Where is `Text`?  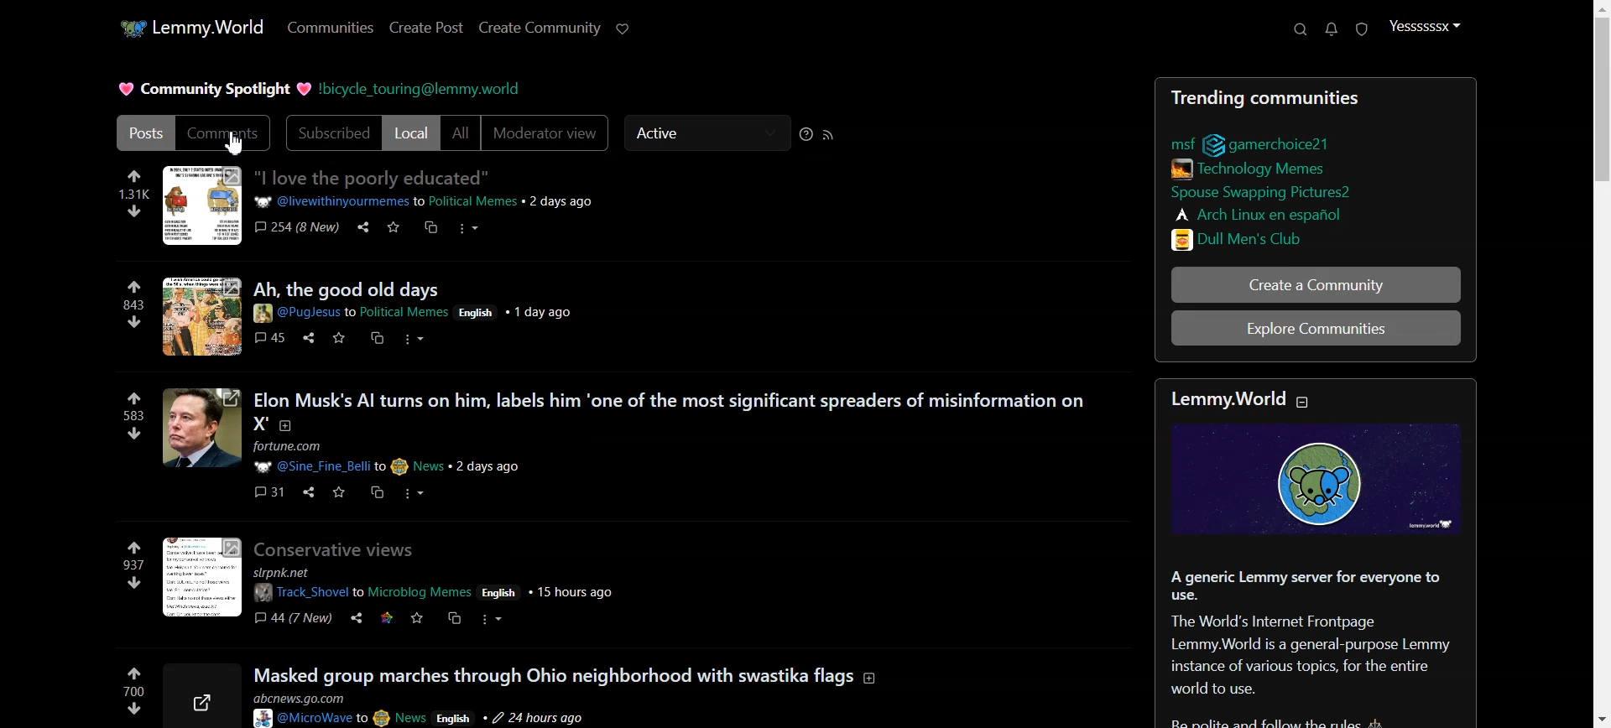 Text is located at coordinates (214, 91).